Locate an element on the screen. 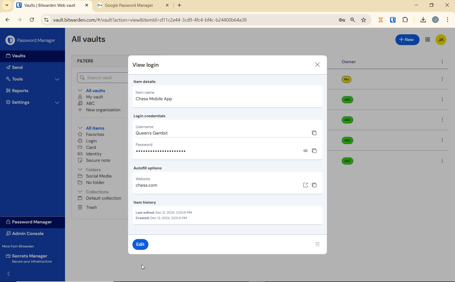 This screenshot has height=282, width=455. My Vault is located at coordinates (91, 97).